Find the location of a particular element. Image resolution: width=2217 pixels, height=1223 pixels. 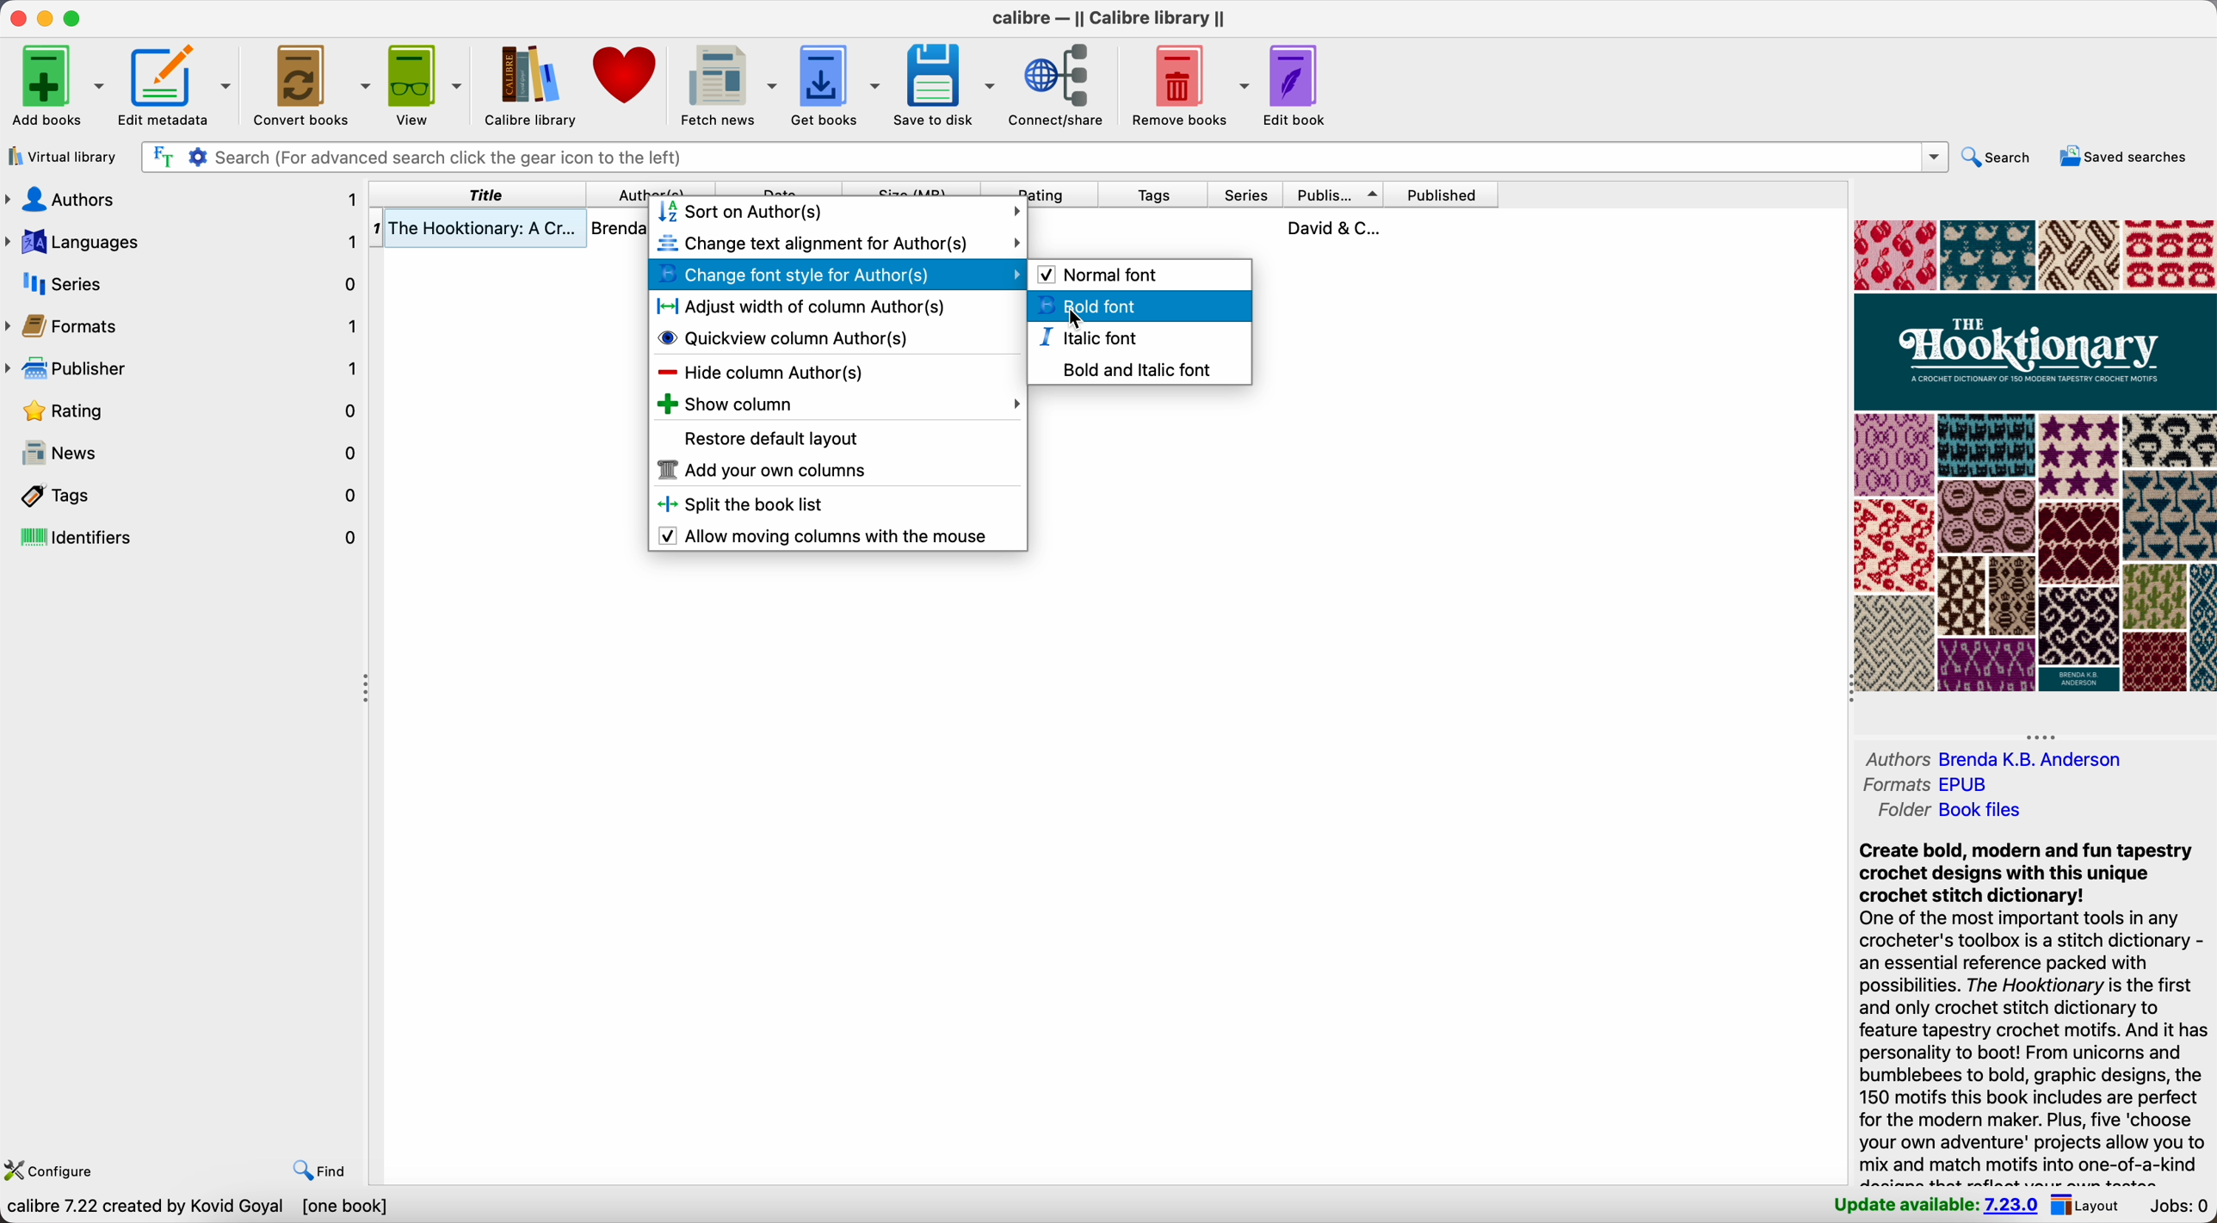

close program is located at coordinates (15, 17).